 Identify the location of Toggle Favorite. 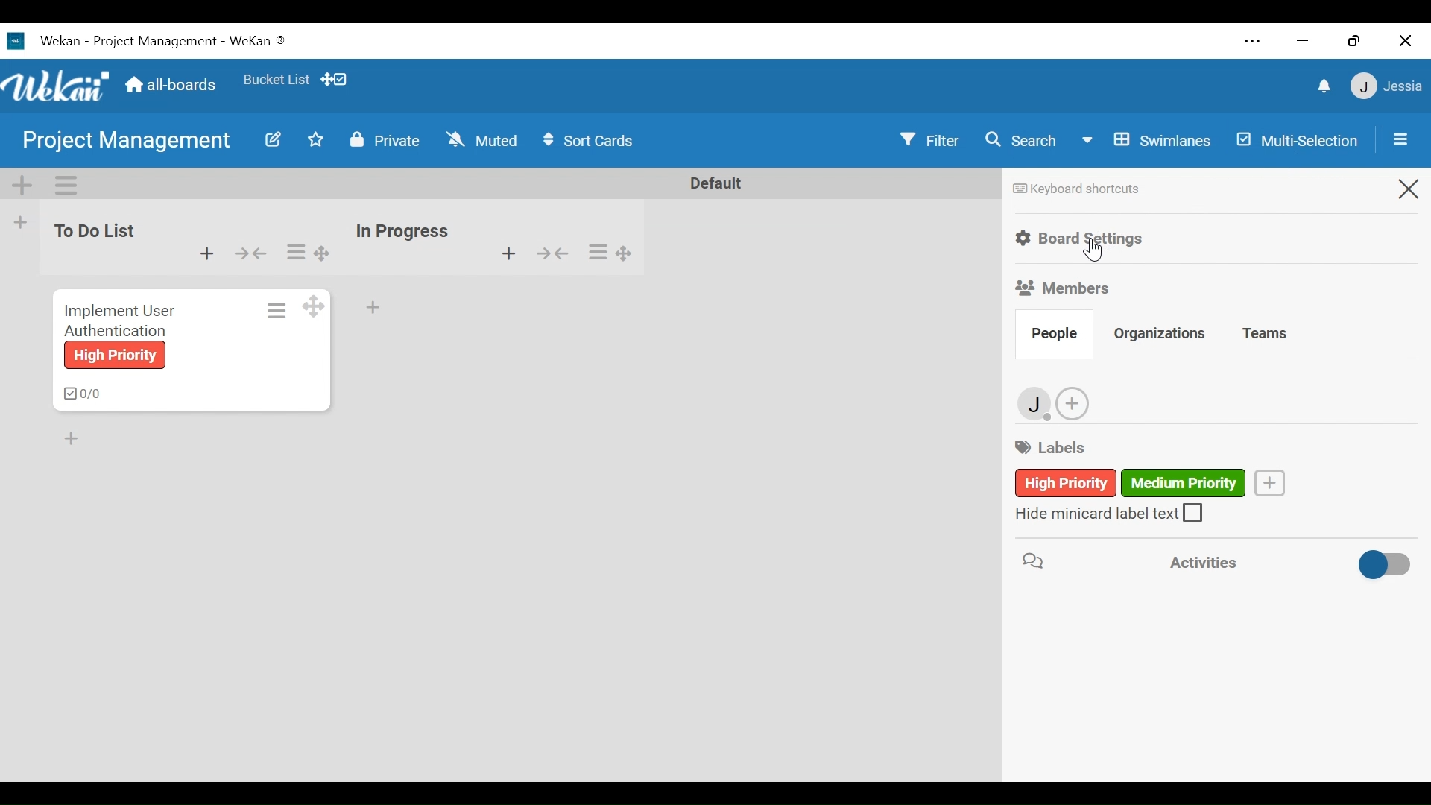
(312, 141).